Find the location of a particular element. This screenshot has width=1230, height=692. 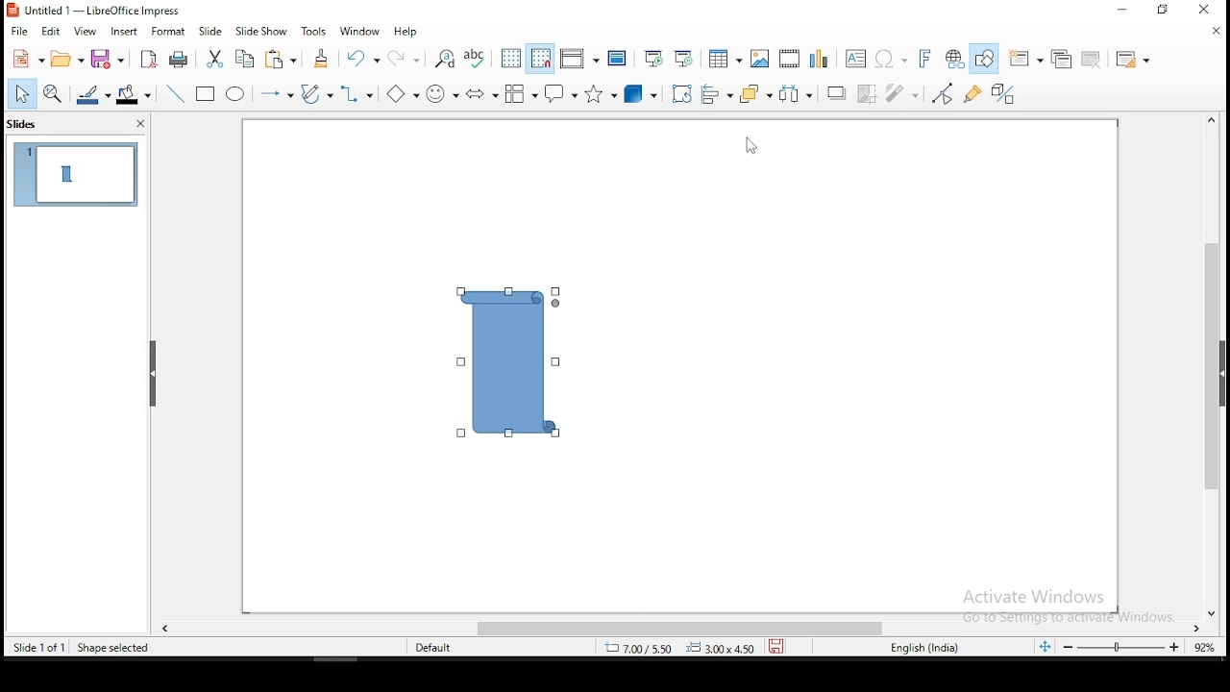

line is located at coordinates (174, 94).